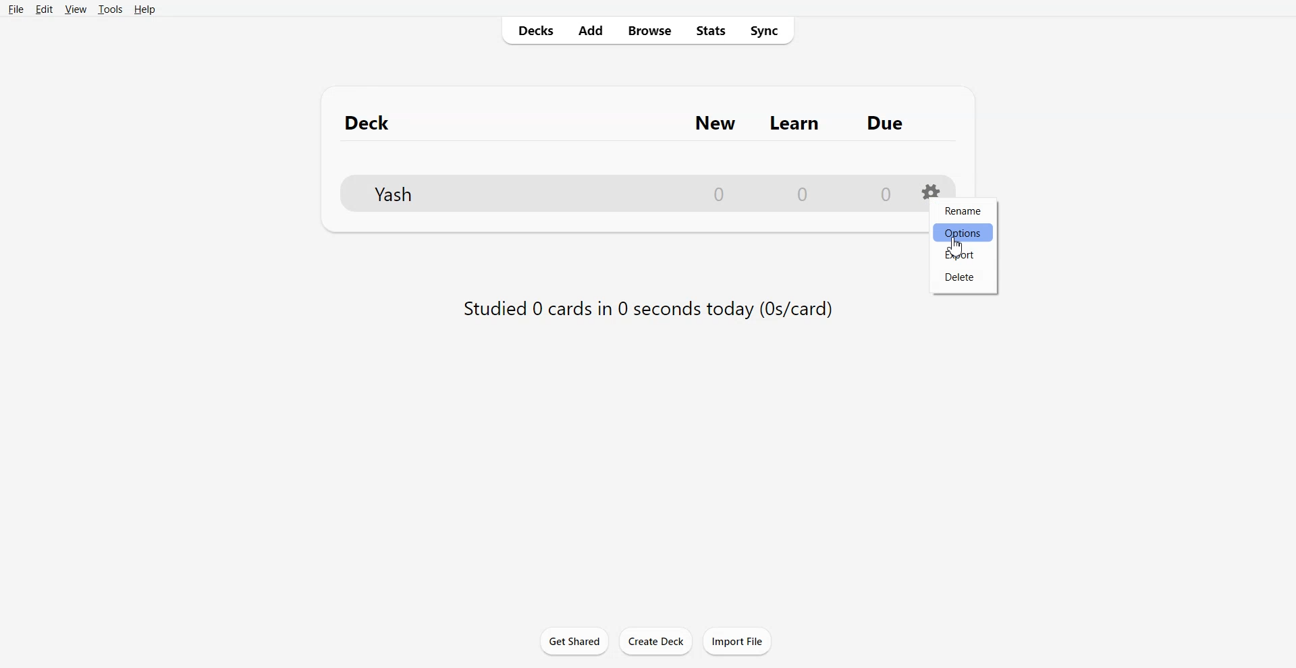  Describe the element at coordinates (533, 31) in the screenshot. I see `Decks` at that location.